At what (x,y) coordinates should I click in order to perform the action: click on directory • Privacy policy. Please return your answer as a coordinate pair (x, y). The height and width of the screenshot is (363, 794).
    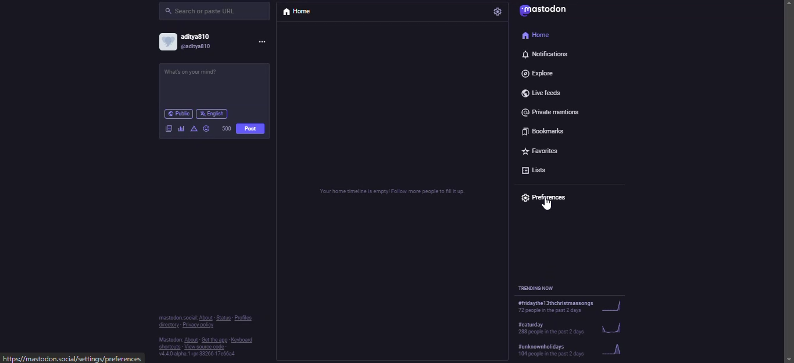
    Looking at the image, I should click on (187, 326).